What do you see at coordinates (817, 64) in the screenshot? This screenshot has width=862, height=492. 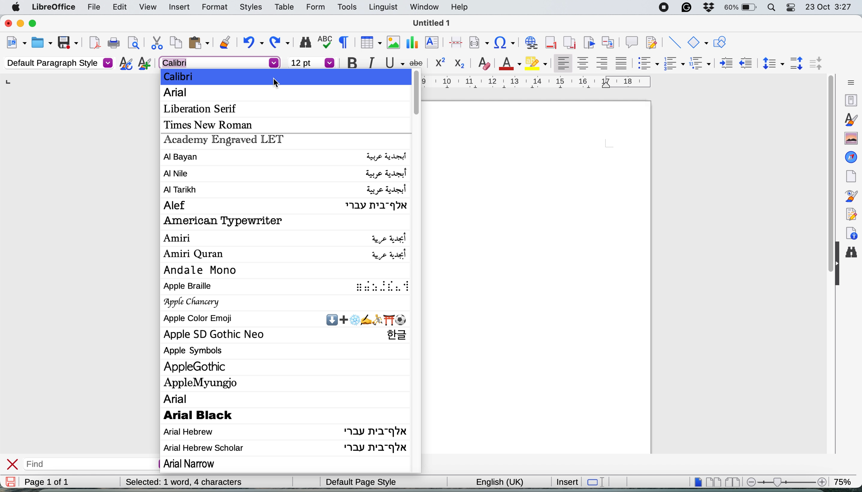 I see `decrease paragraph spacing` at bounding box center [817, 64].